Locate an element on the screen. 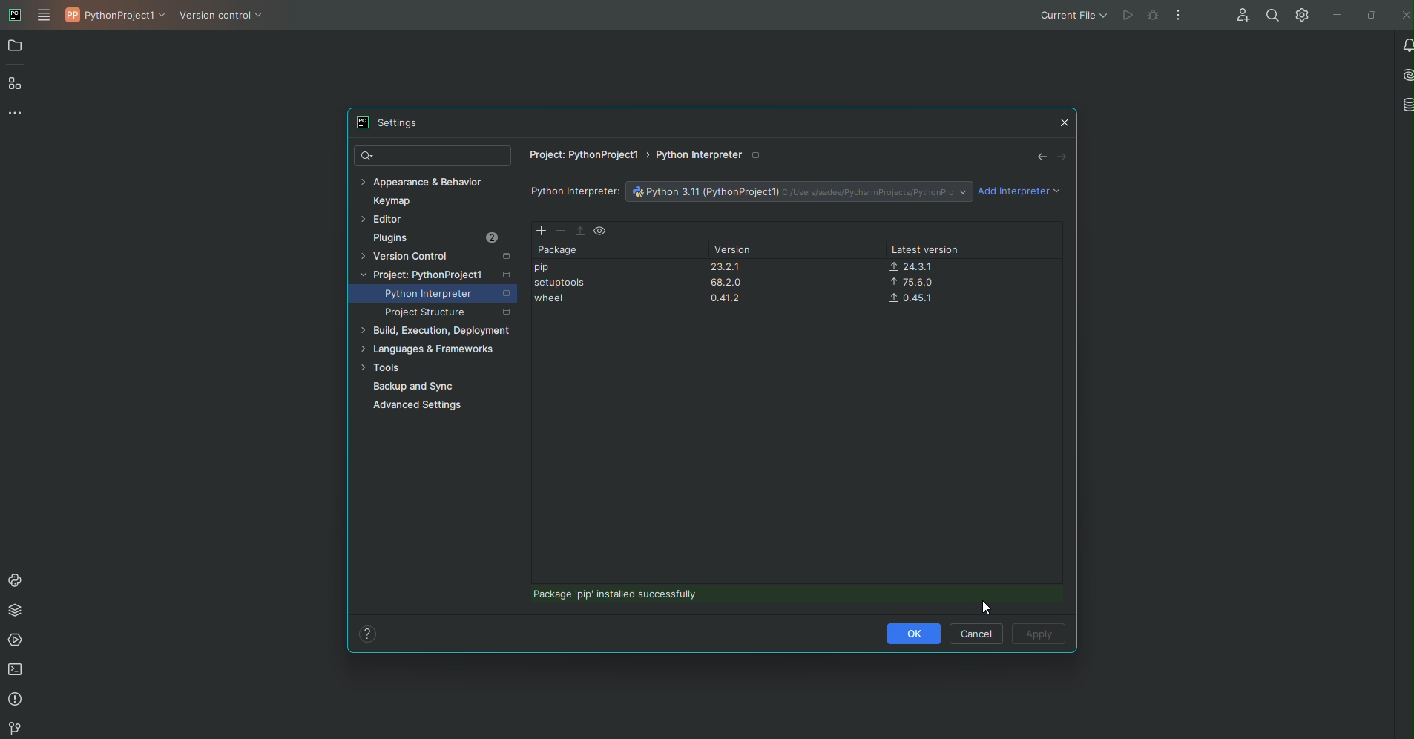 This screenshot has width=1414, height=739. Services is located at coordinates (16, 642).